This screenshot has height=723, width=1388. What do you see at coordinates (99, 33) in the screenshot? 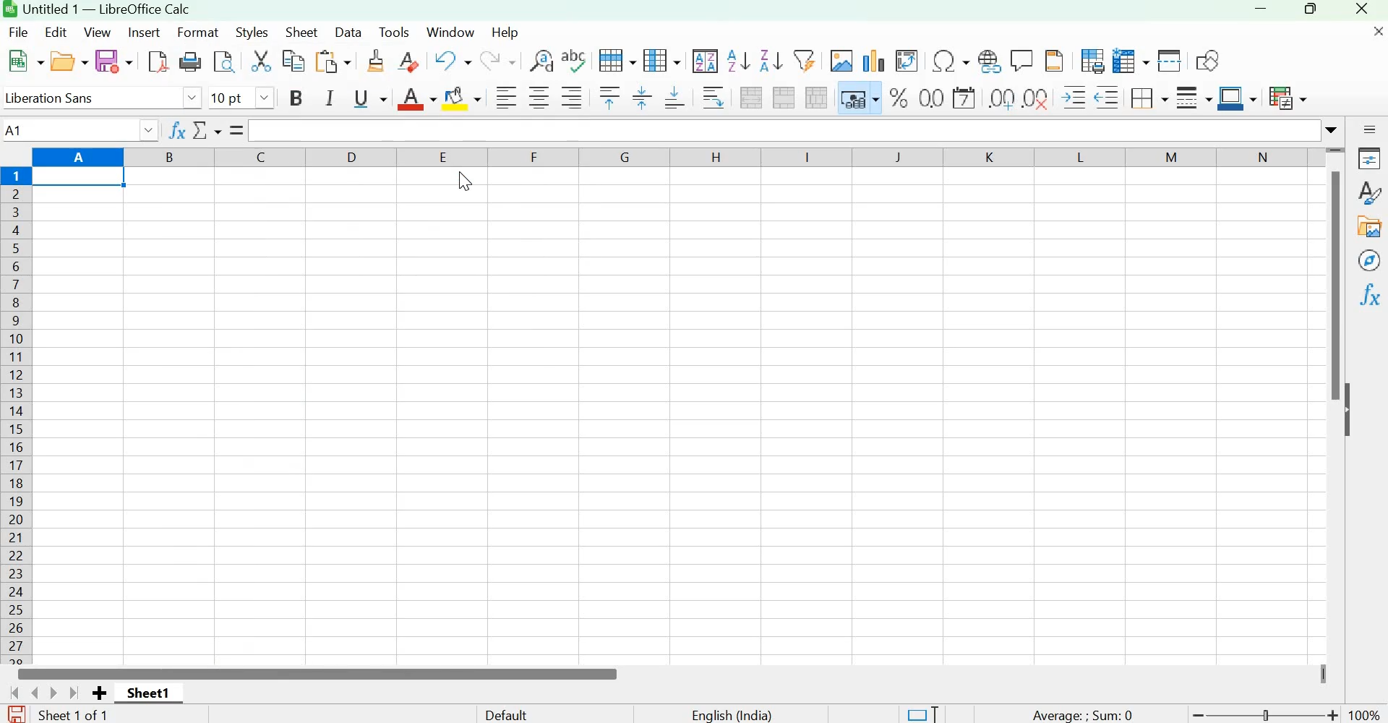
I see `View` at bounding box center [99, 33].